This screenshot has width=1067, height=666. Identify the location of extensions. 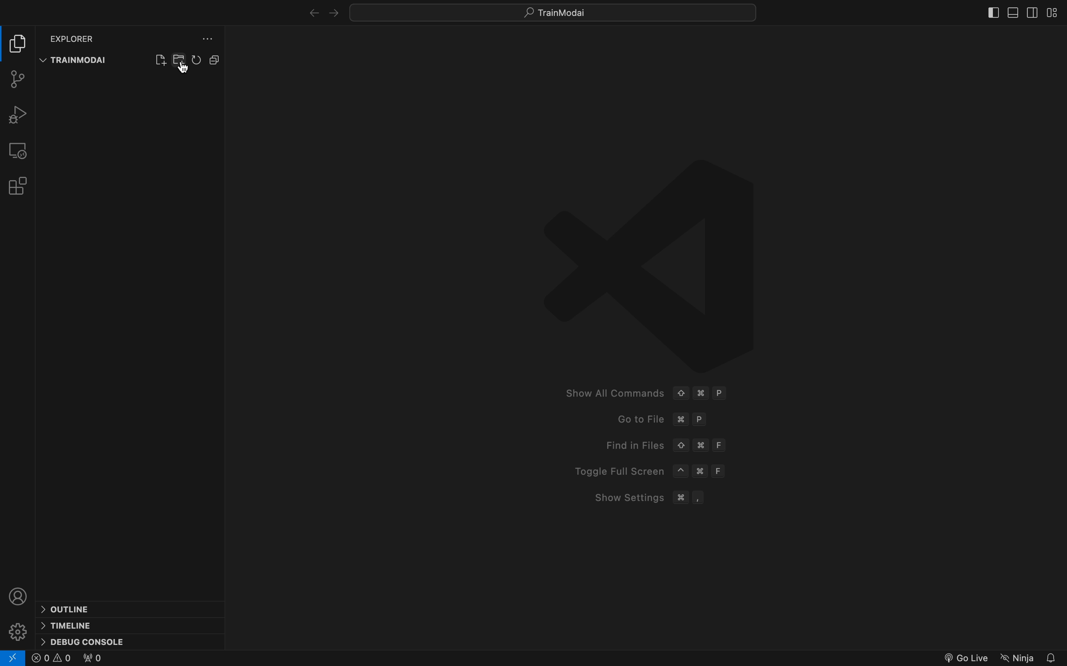
(17, 186).